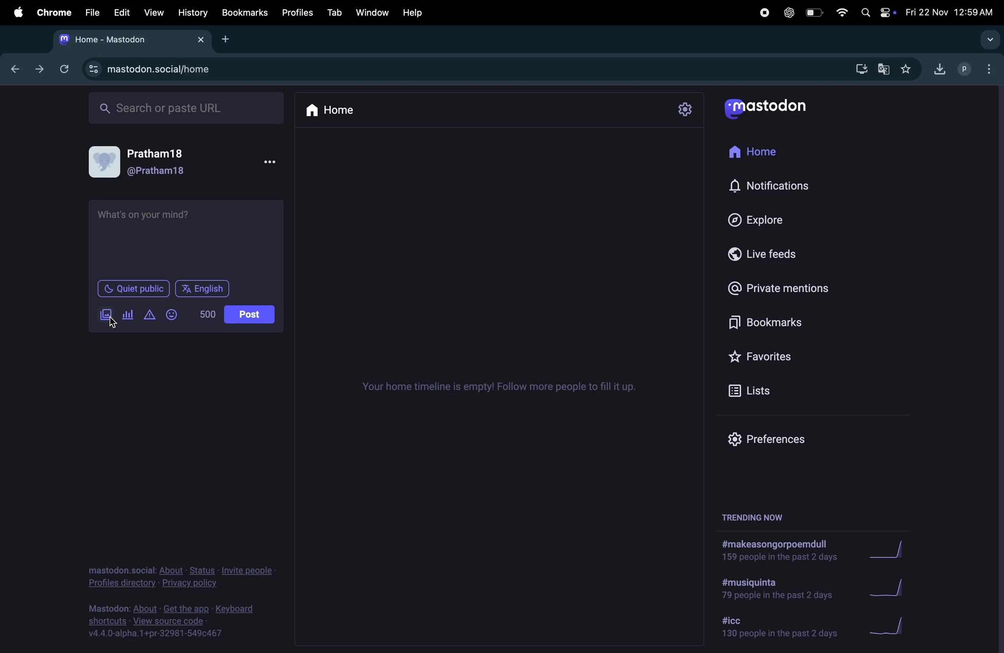 The width and height of the screenshot is (1004, 653). What do you see at coordinates (121, 13) in the screenshot?
I see `edit` at bounding box center [121, 13].